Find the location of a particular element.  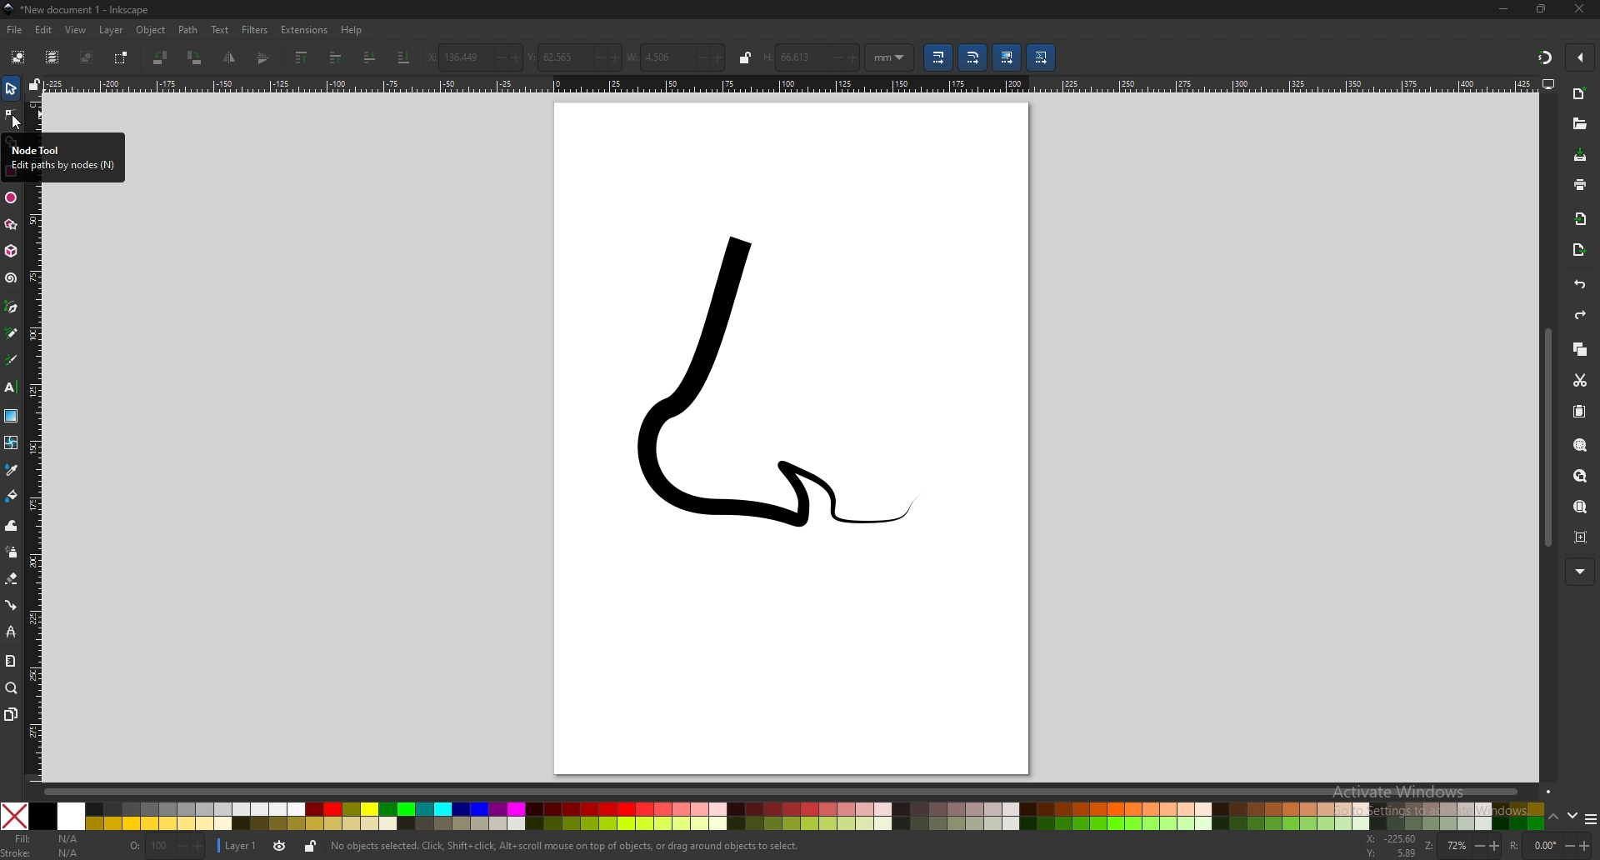

fill is located at coordinates (47, 839).